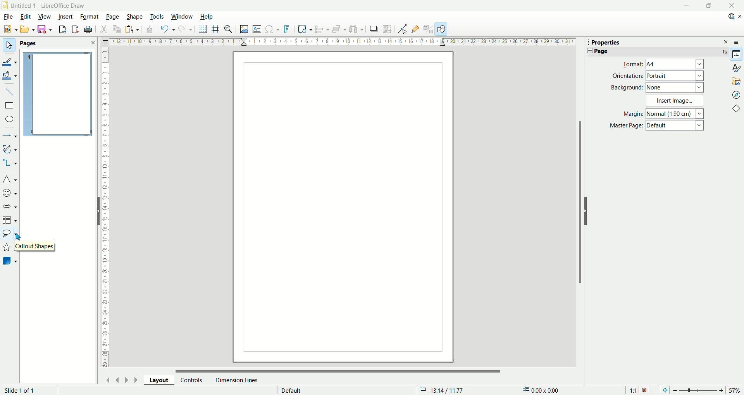 The height and width of the screenshot is (395, 744). Describe the element at coordinates (10, 149) in the screenshot. I see `curves and polygon` at that location.